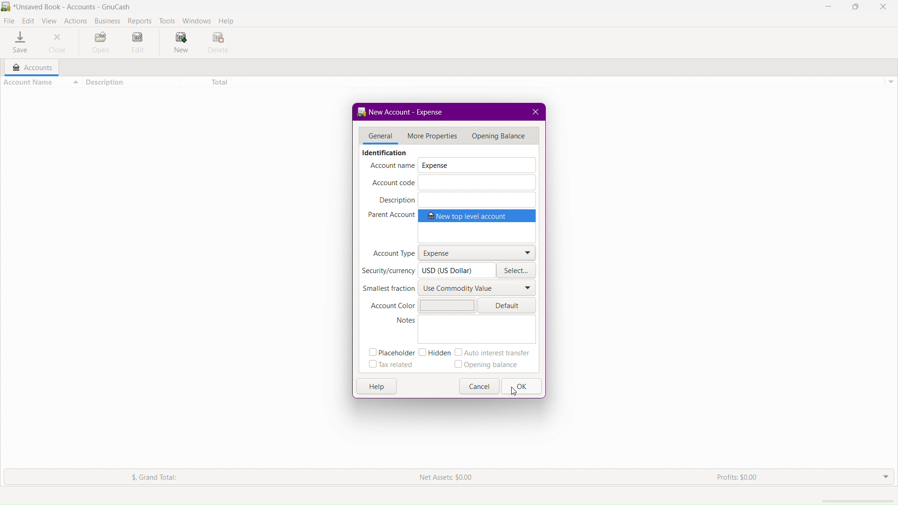 Image resolution: width=898 pixels, height=505 pixels. I want to click on Tools, so click(166, 19).